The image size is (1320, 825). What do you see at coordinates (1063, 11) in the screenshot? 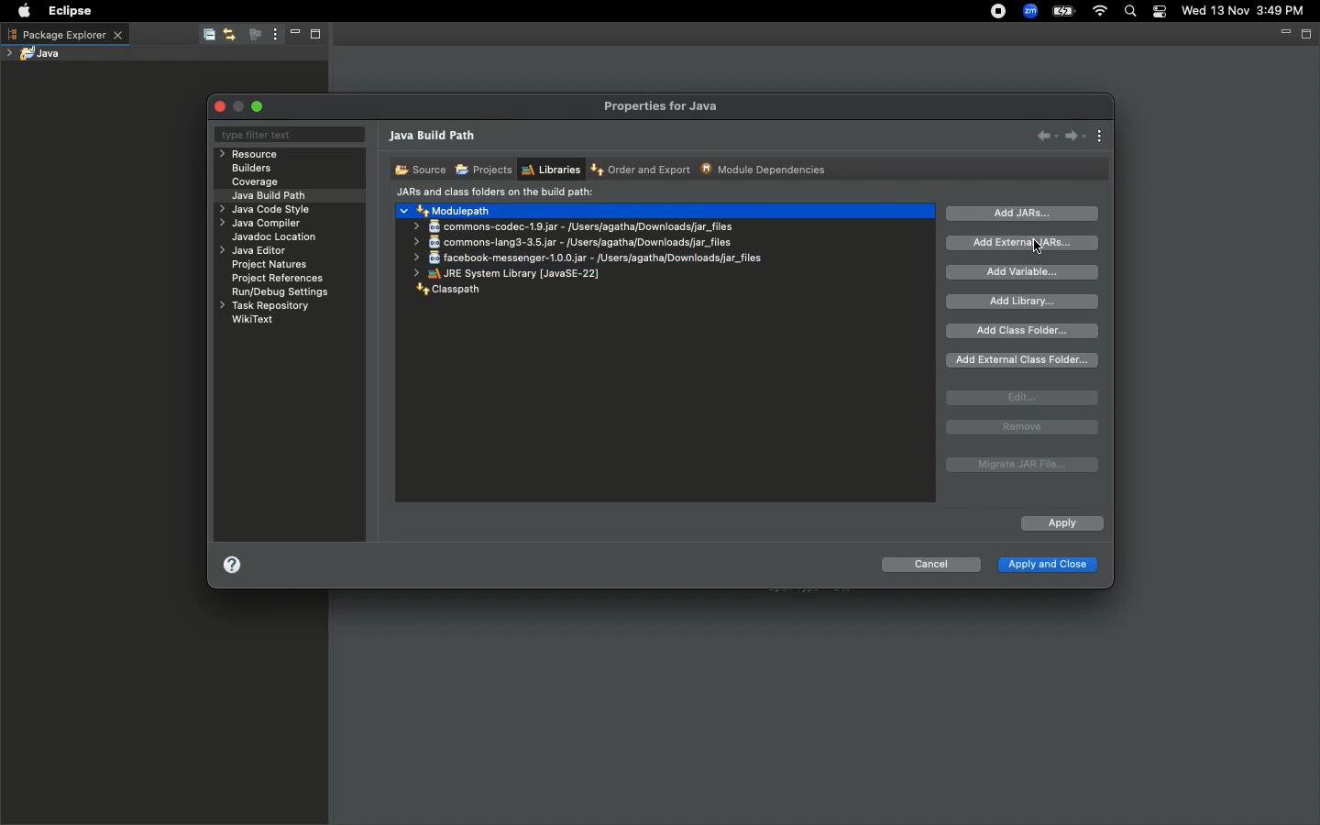
I see `Charge` at bounding box center [1063, 11].